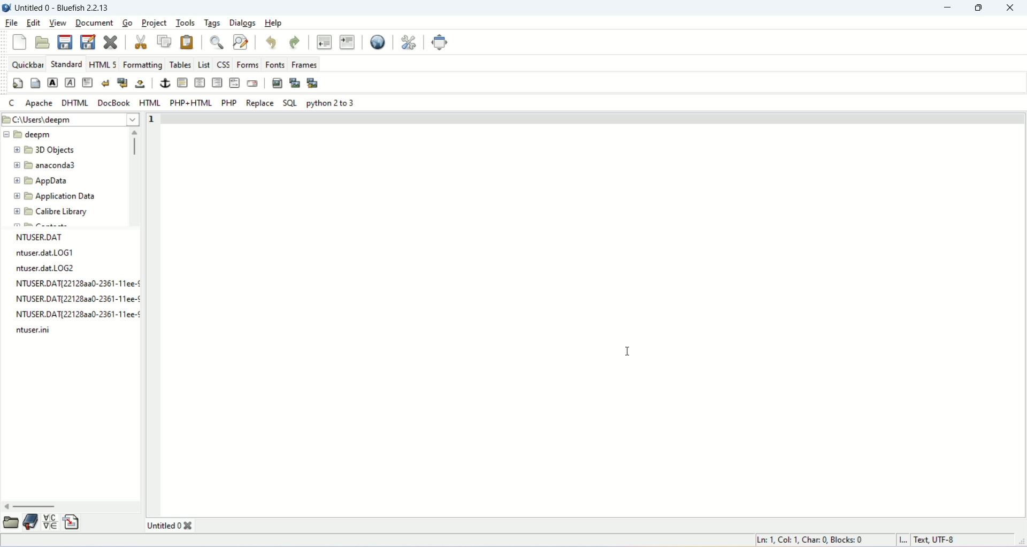  I want to click on formatting, so click(142, 64).